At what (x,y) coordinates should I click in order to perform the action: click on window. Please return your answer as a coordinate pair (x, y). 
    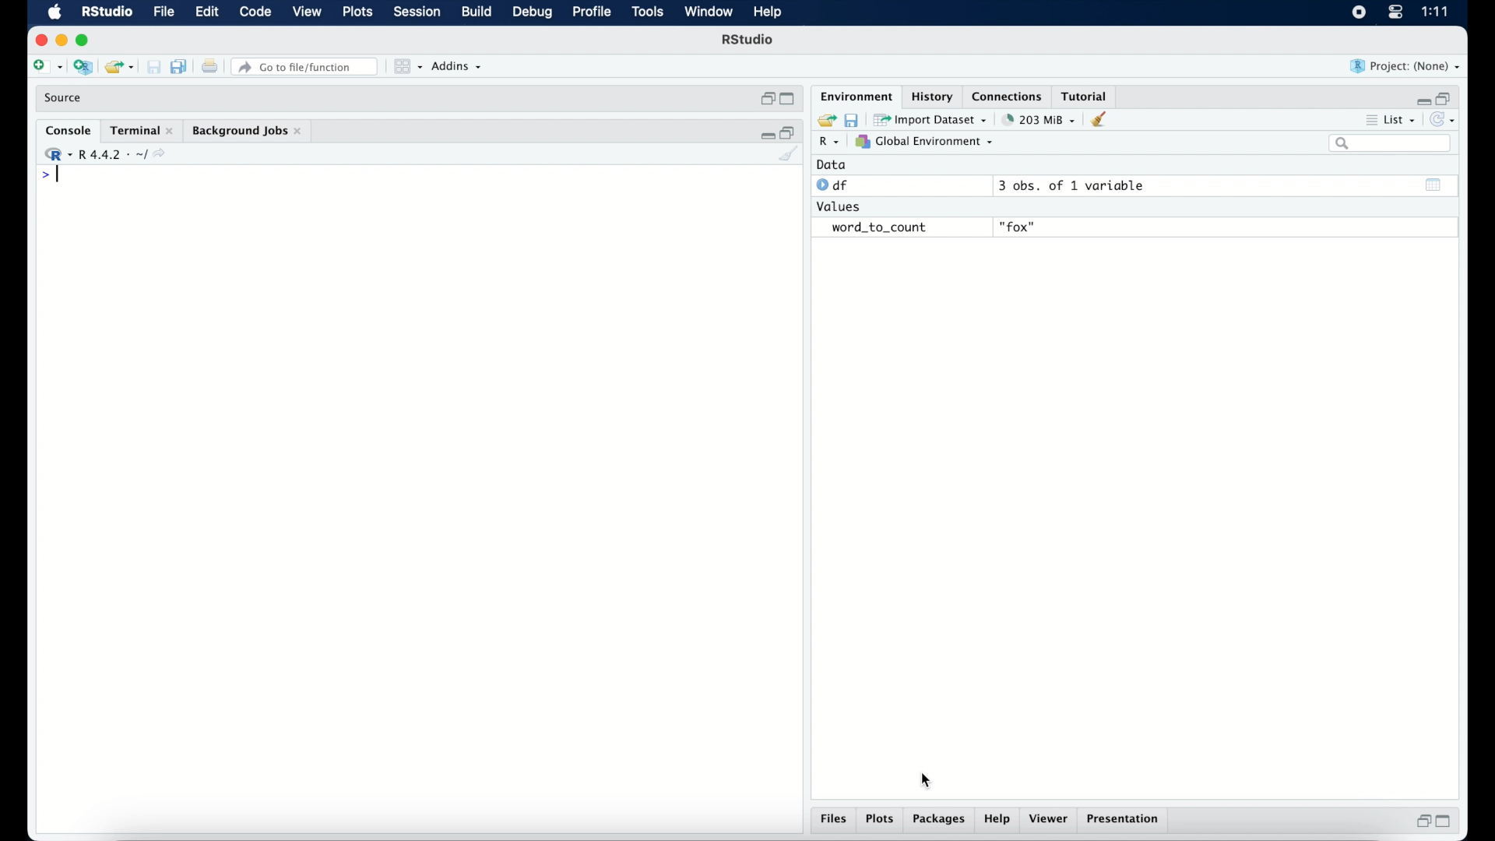
    Looking at the image, I should click on (709, 12).